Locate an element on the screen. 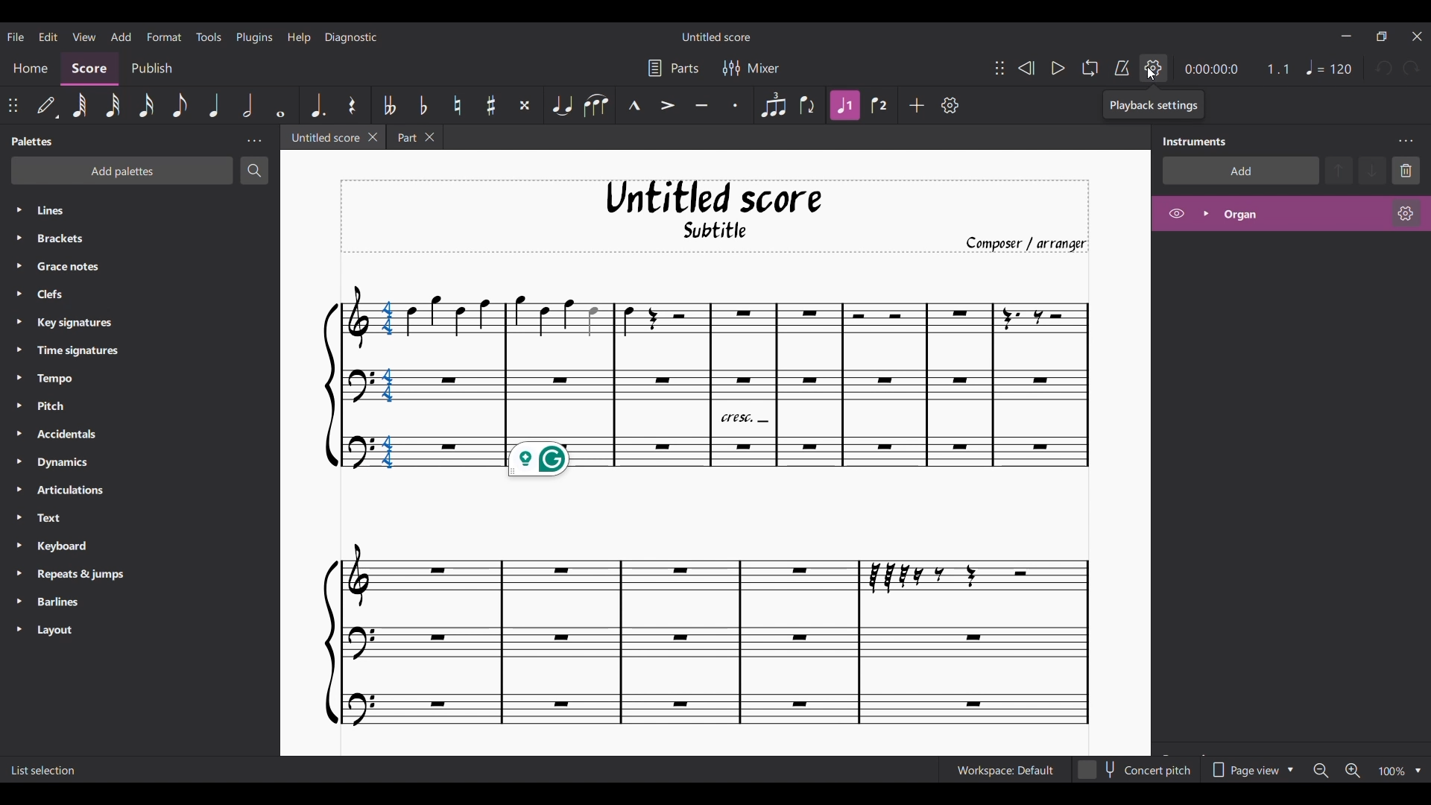 The image size is (1431, 805). Current ratio and duration is located at coordinates (1237, 69).